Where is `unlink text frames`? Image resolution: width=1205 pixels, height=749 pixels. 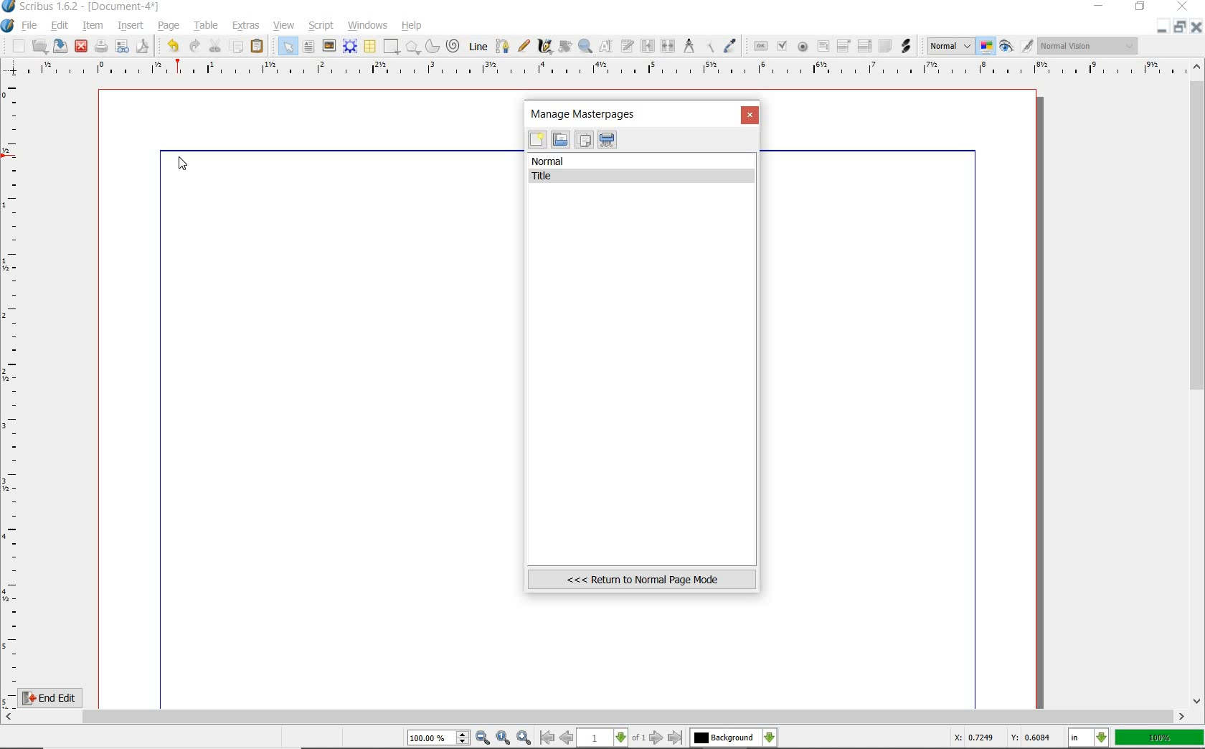 unlink text frames is located at coordinates (668, 47).